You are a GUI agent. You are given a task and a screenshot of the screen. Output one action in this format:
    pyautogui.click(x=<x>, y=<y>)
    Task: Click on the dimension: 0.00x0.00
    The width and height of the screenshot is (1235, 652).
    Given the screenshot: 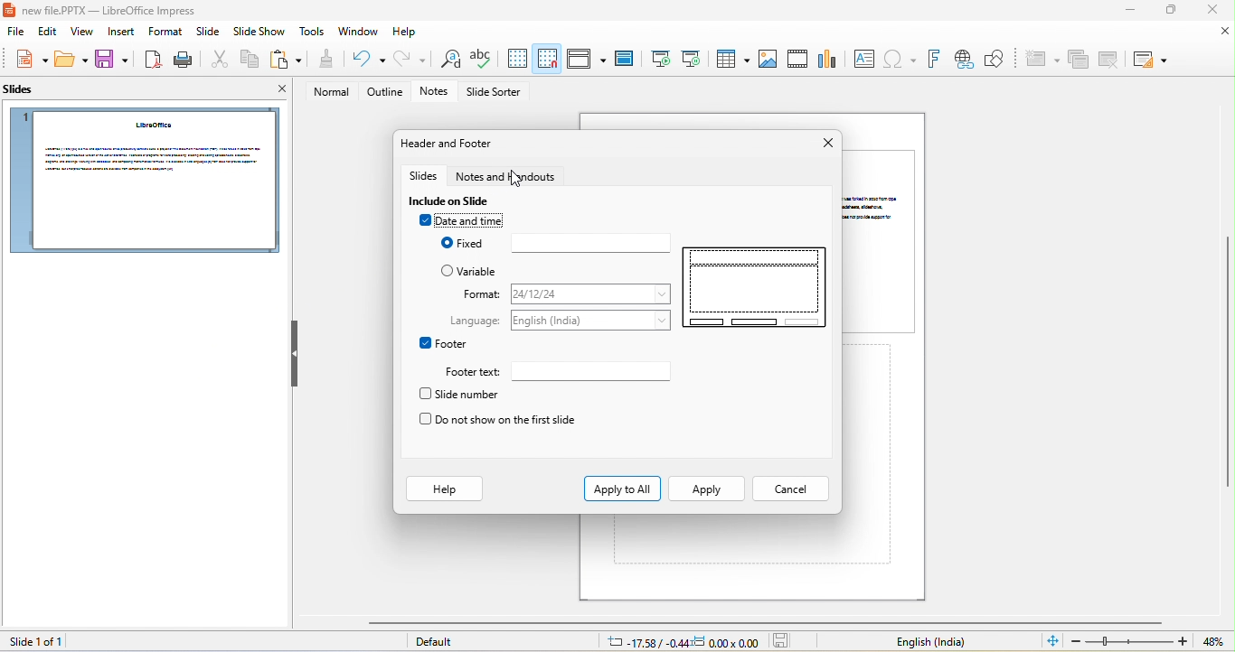 What is the action you would take?
    pyautogui.click(x=726, y=642)
    